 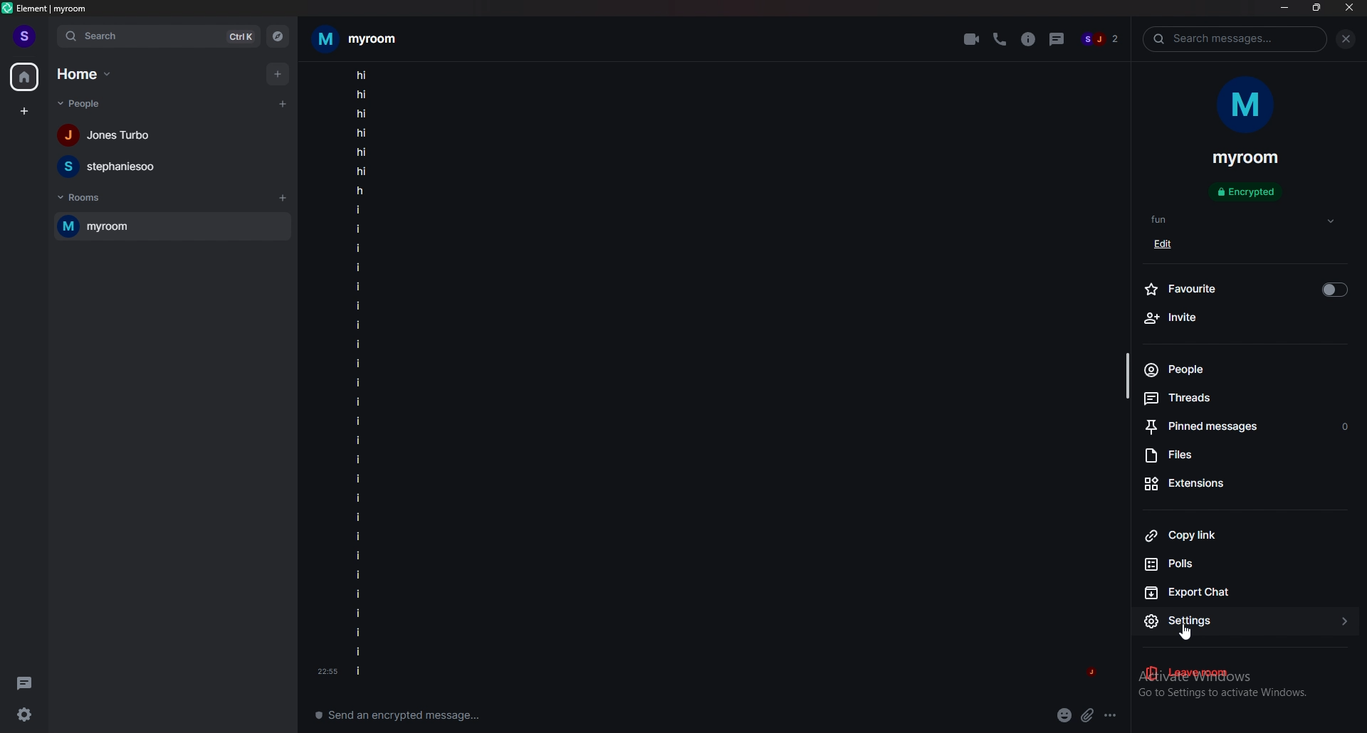 What do you see at coordinates (1248, 622) in the screenshot?
I see `settings` at bounding box center [1248, 622].